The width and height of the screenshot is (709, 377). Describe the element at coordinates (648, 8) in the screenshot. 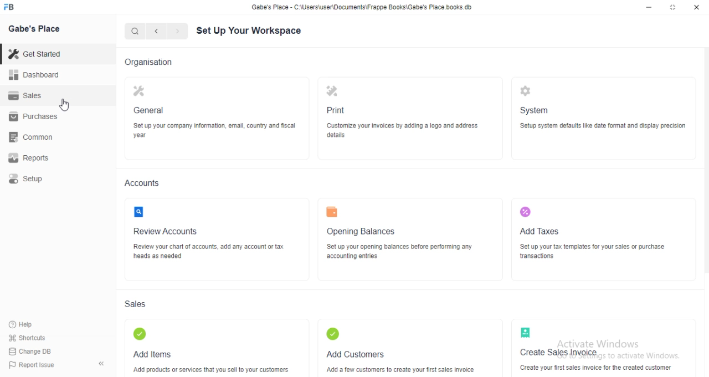

I see `Minimize` at that location.